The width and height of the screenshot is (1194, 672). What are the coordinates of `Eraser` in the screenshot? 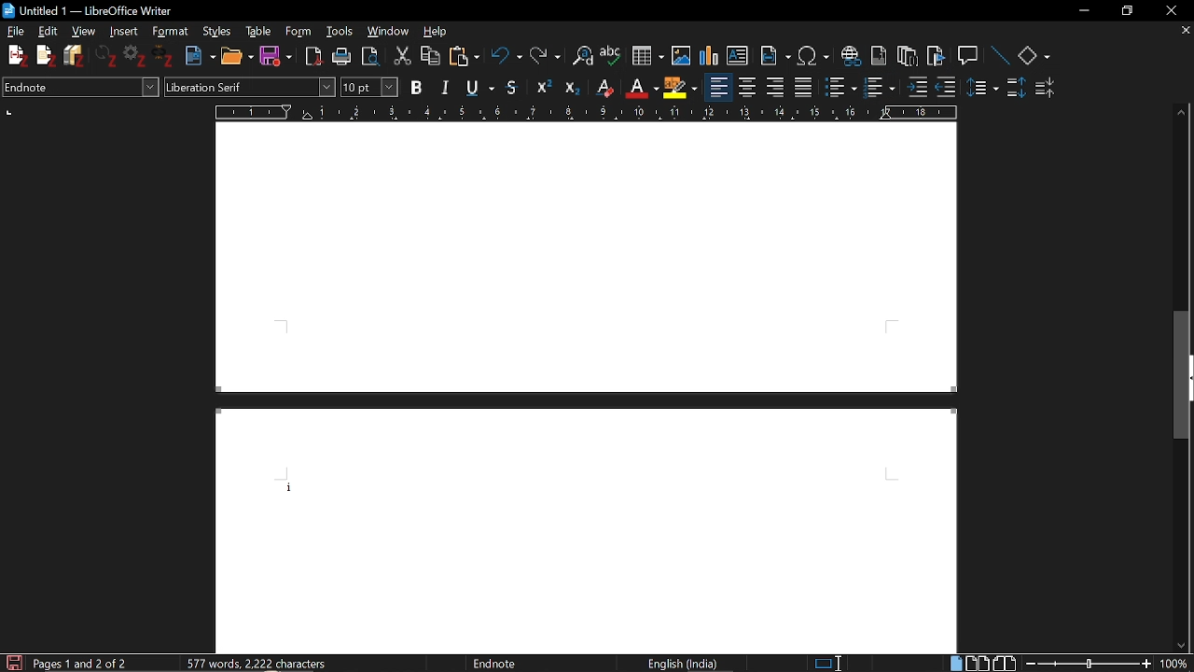 It's located at (606, 89).